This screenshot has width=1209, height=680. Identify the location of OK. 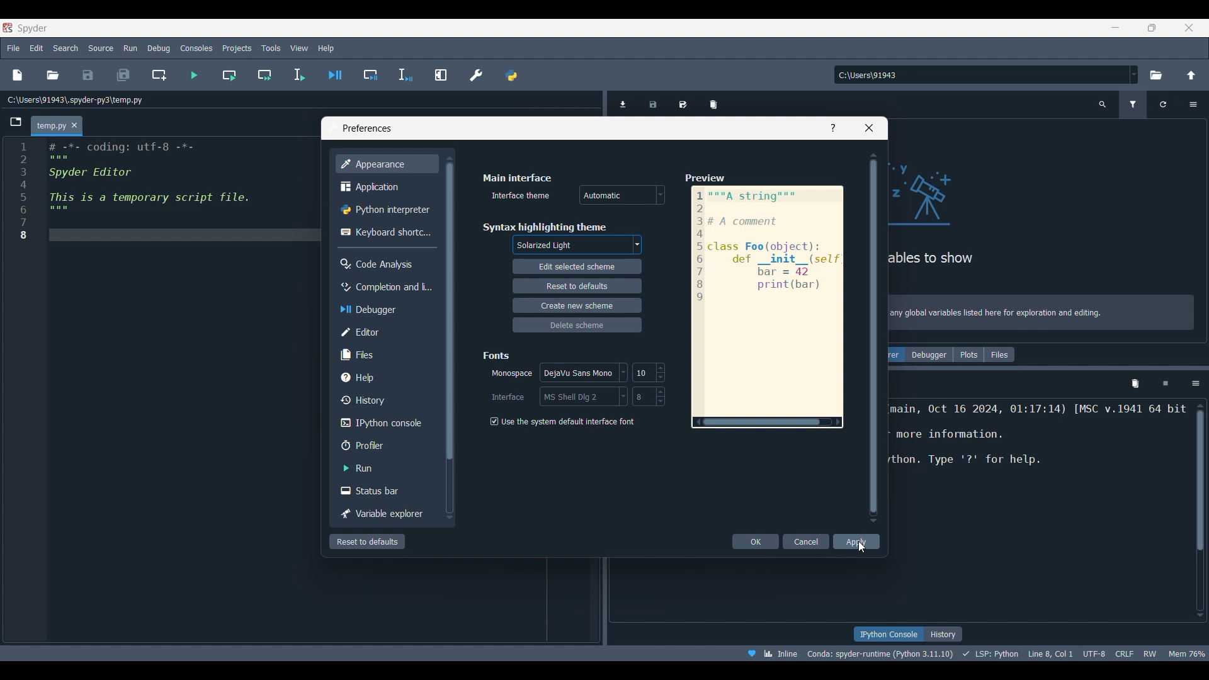
(755, 541).